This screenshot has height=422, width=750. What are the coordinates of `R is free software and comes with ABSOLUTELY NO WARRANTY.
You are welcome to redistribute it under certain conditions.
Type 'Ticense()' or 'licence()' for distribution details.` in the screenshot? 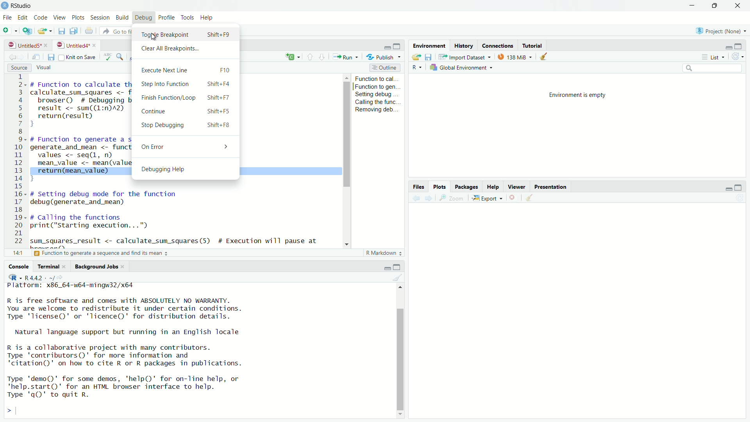 It's located at (132, 309).